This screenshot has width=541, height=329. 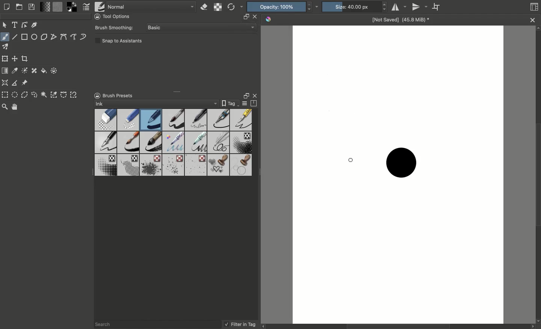 I want to click on Multibrush tool, so click(x=8, y=48).